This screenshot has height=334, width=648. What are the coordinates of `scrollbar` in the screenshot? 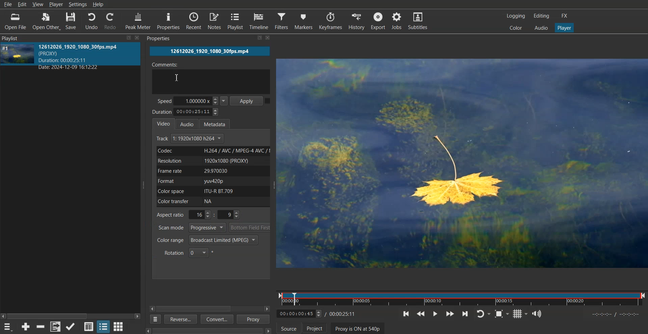 It's located at (71, 314).